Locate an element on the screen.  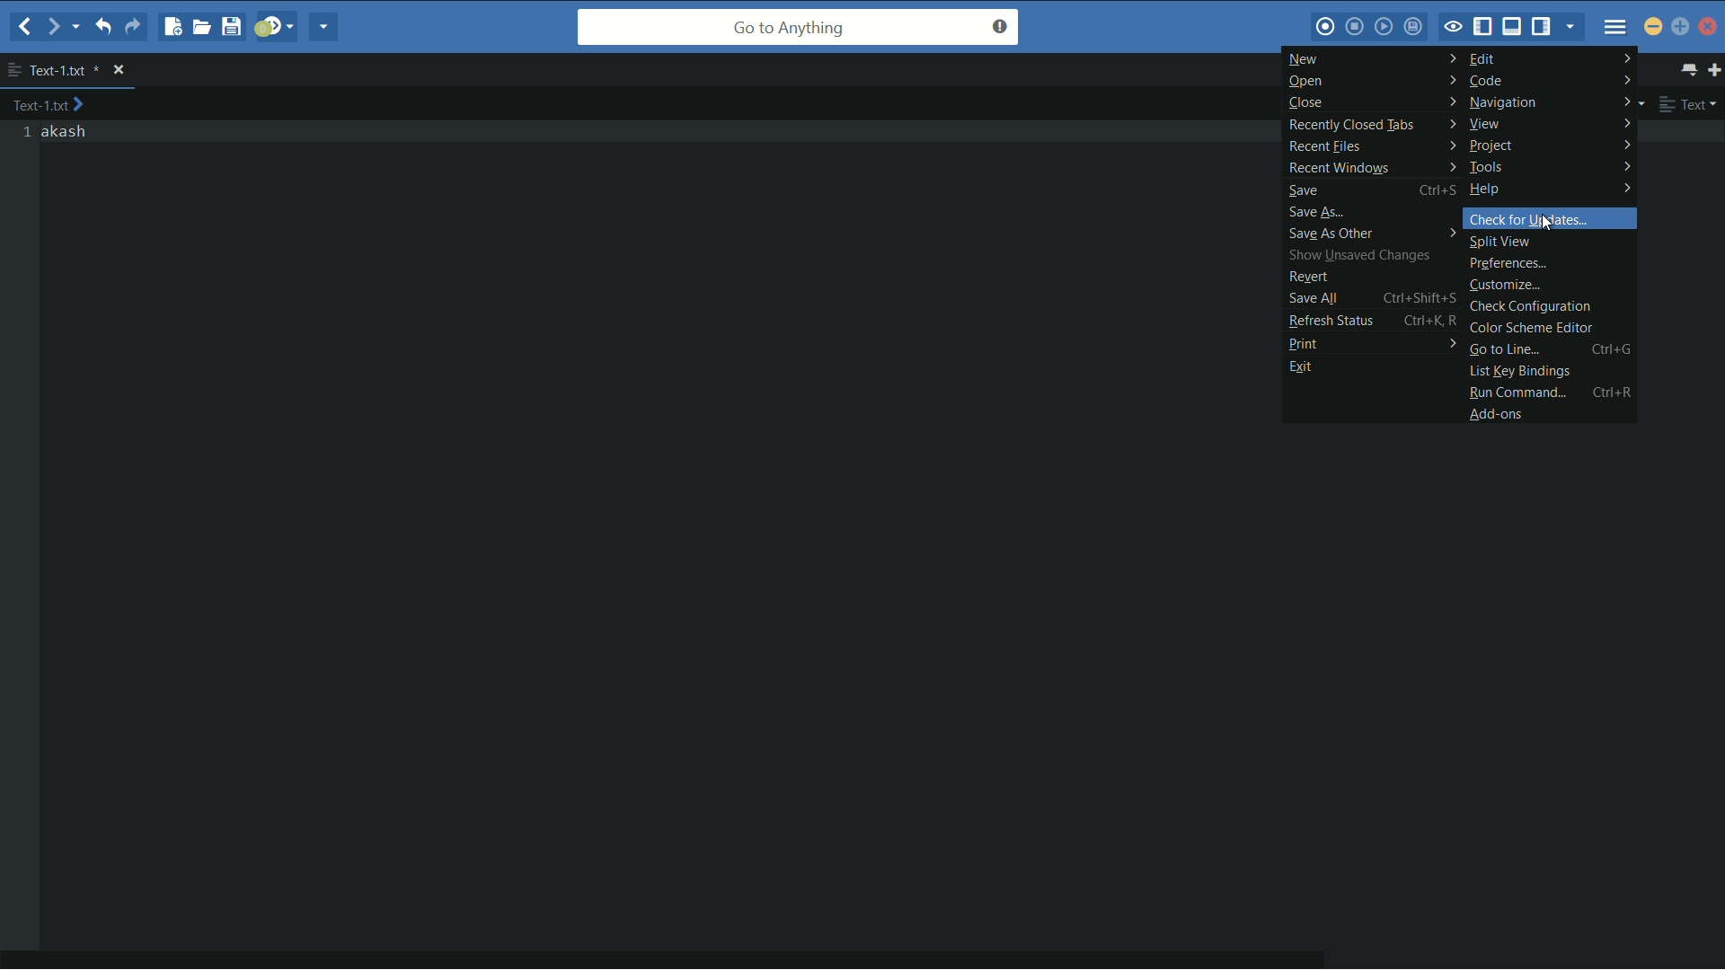
customize is located at coordinates (1550, 286).